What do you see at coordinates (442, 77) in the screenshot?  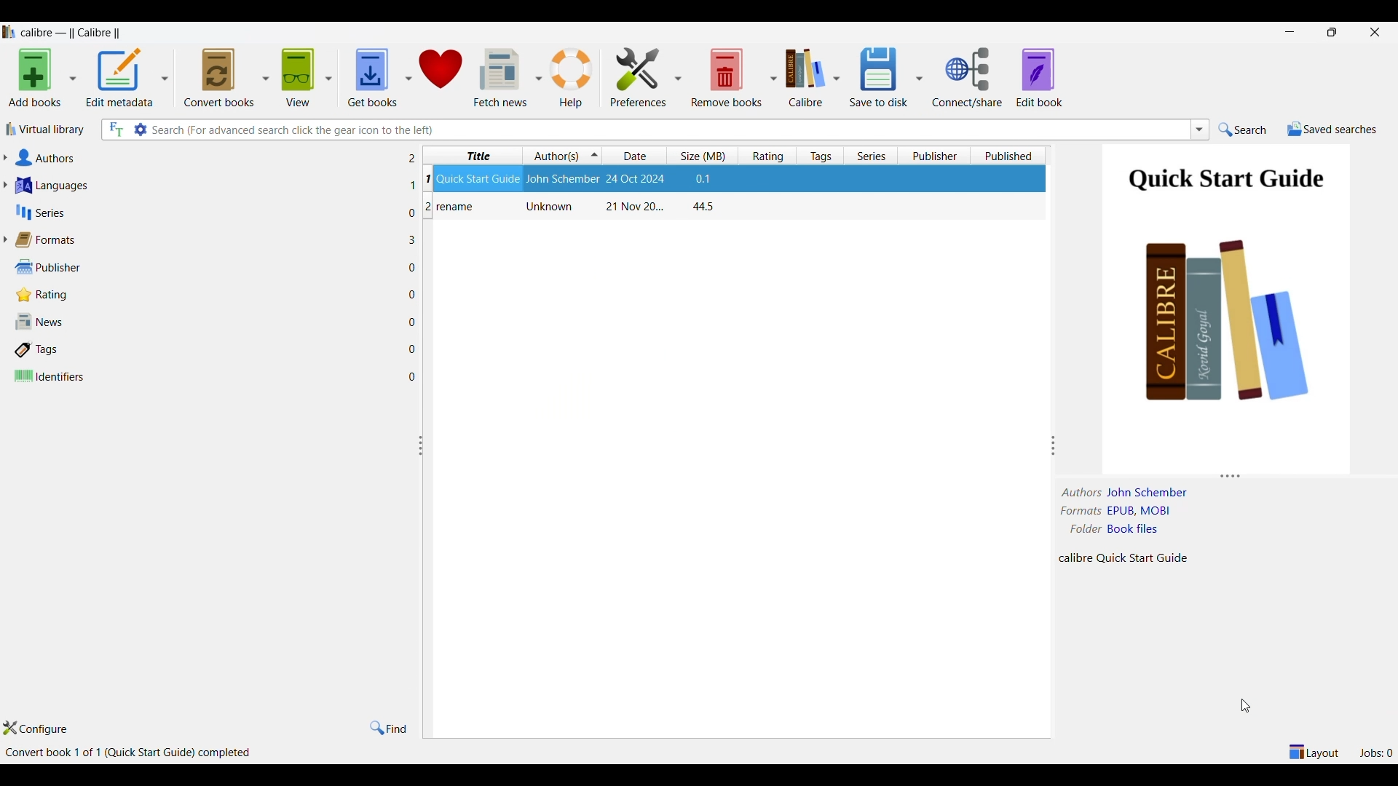 I see `Donate` at bounding box center [442, 77].